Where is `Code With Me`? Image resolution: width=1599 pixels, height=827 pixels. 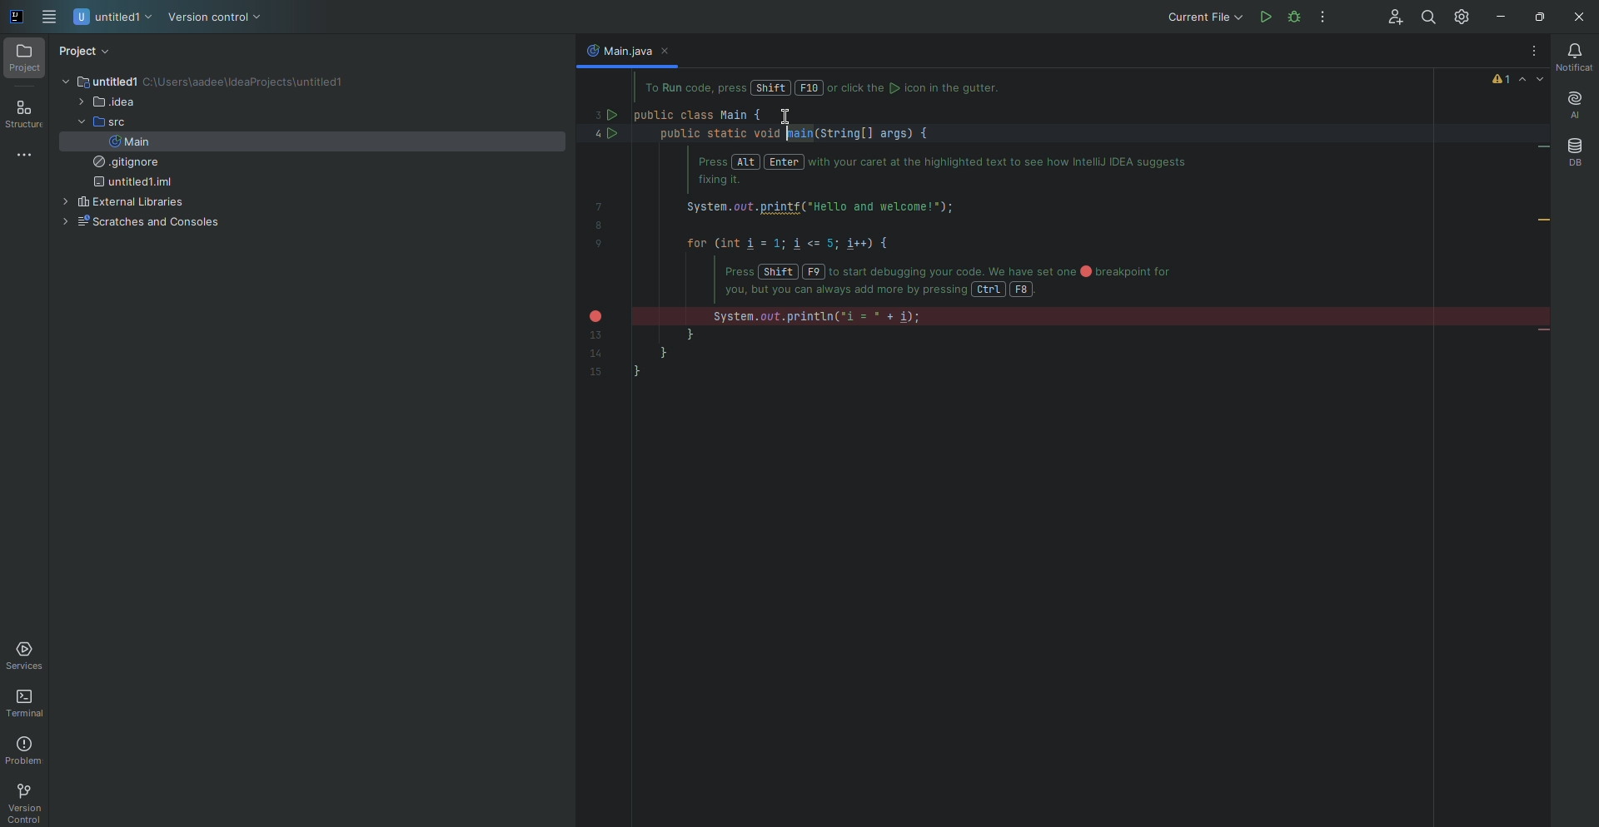 Code With Me is located at coordinates (1389, 17).